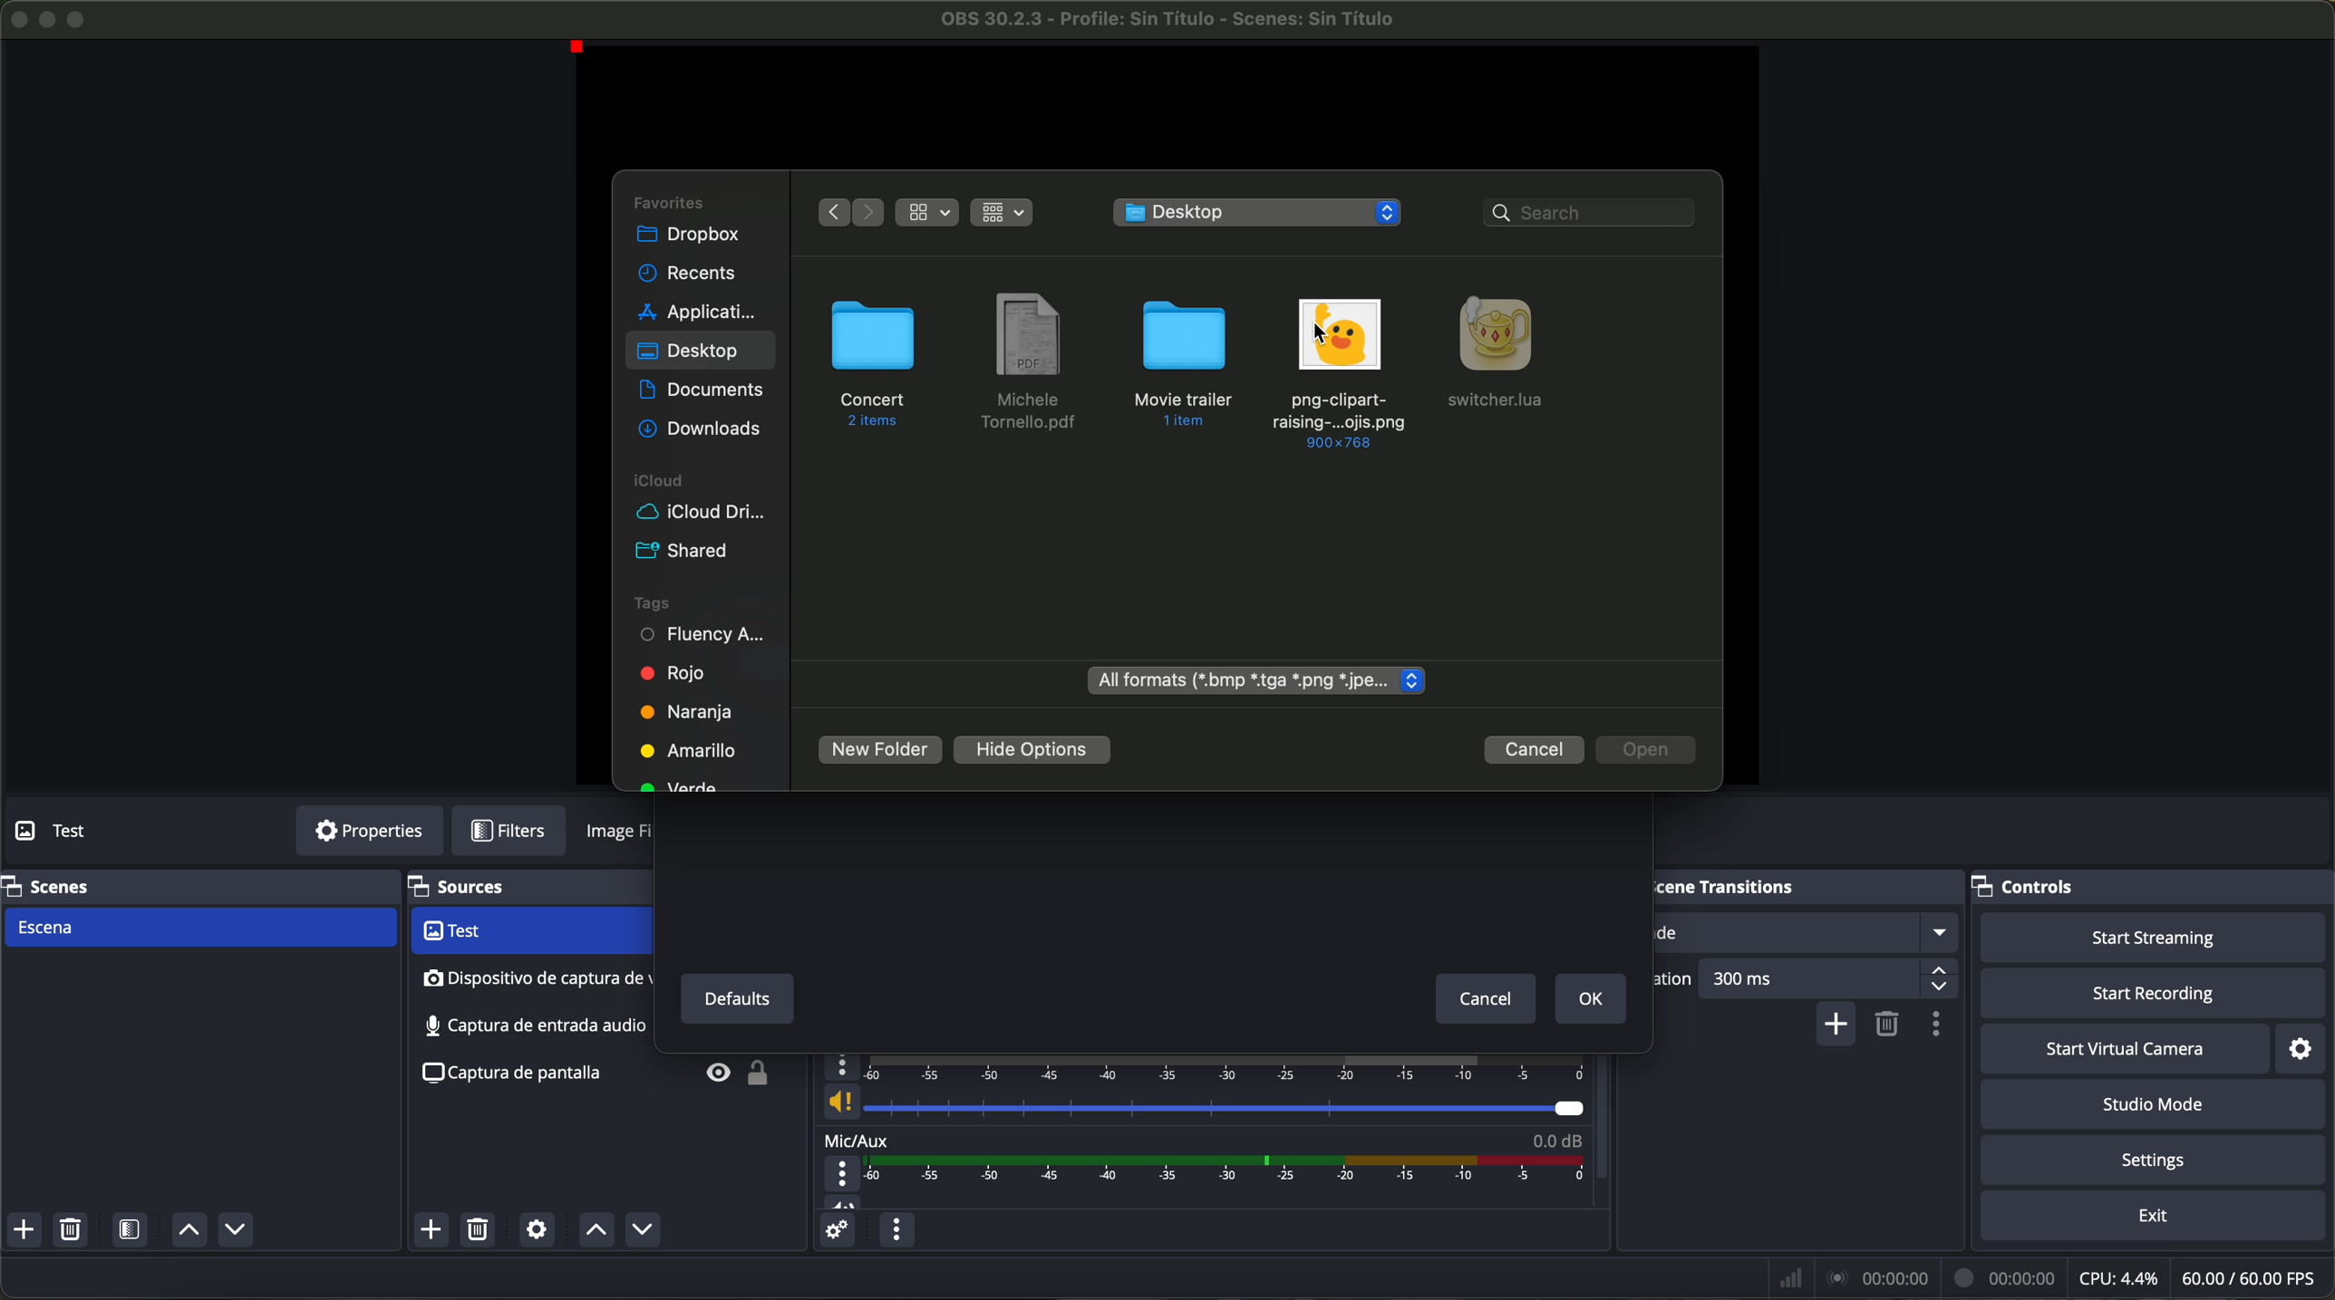  Describe the element at coordinates (1591, 1000) in the screenshot. I see `OK` at that location.